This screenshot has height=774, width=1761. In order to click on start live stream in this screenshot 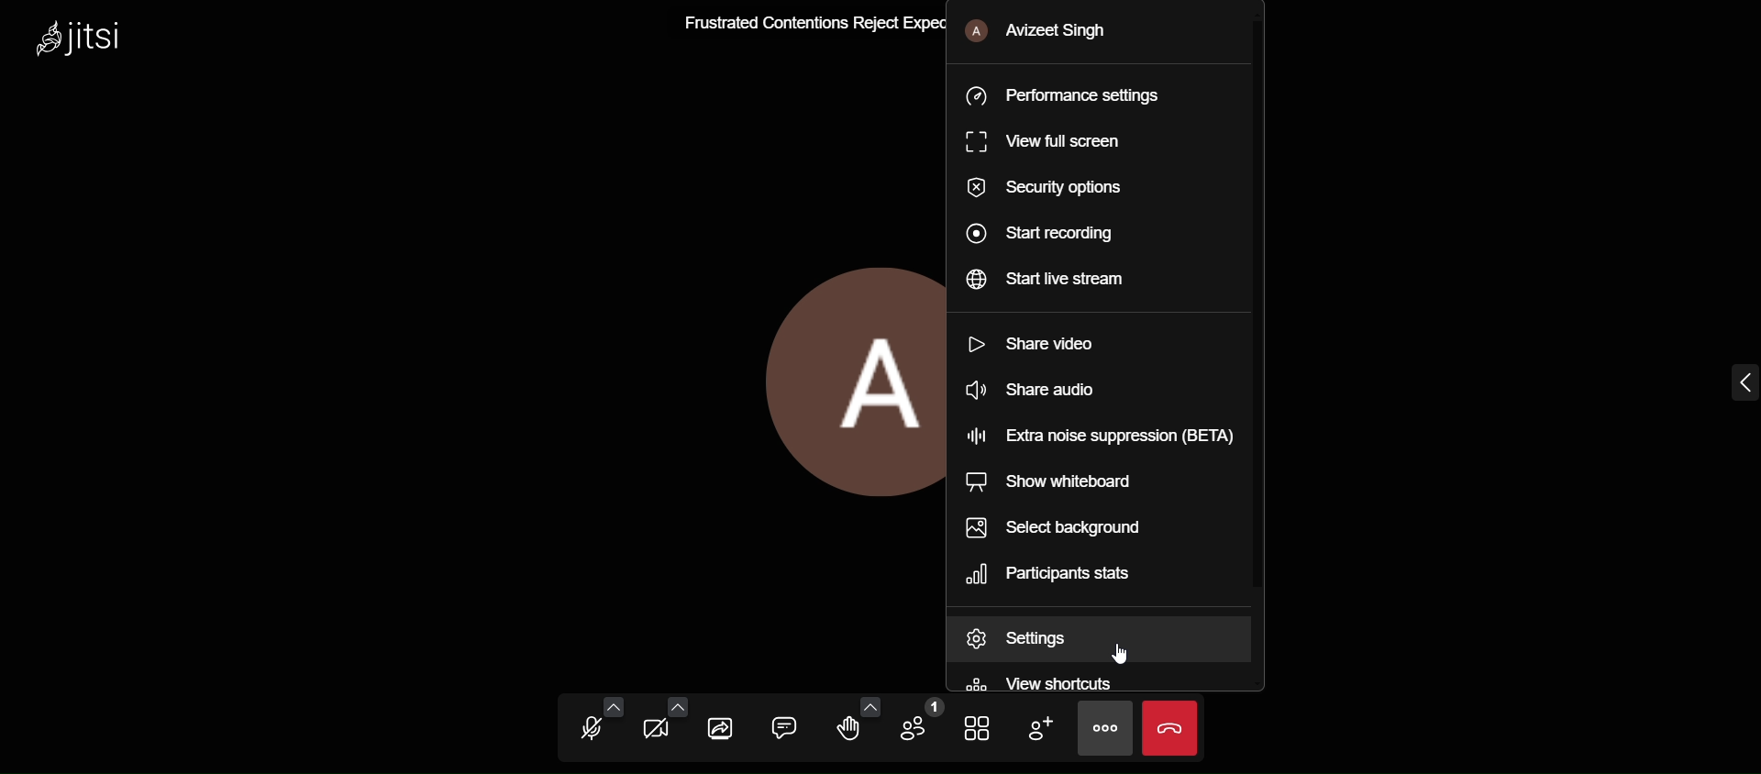, I will do `click(1058, 282)`.